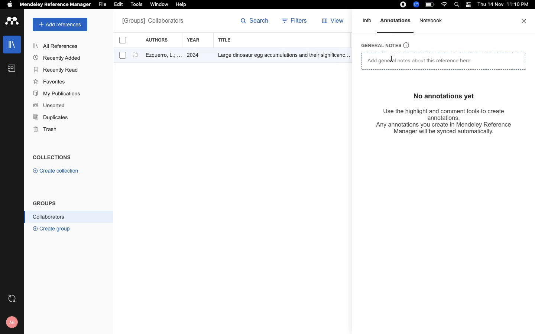 This screenshot has width=535, height=334. Describe the element at coordinates (437, 122) in the screenshot. I see `Use the highlight and comment tools to create
annotations.
Any annotations you create in Mendeley Reference
Manager will be synced automatically.` at that location.